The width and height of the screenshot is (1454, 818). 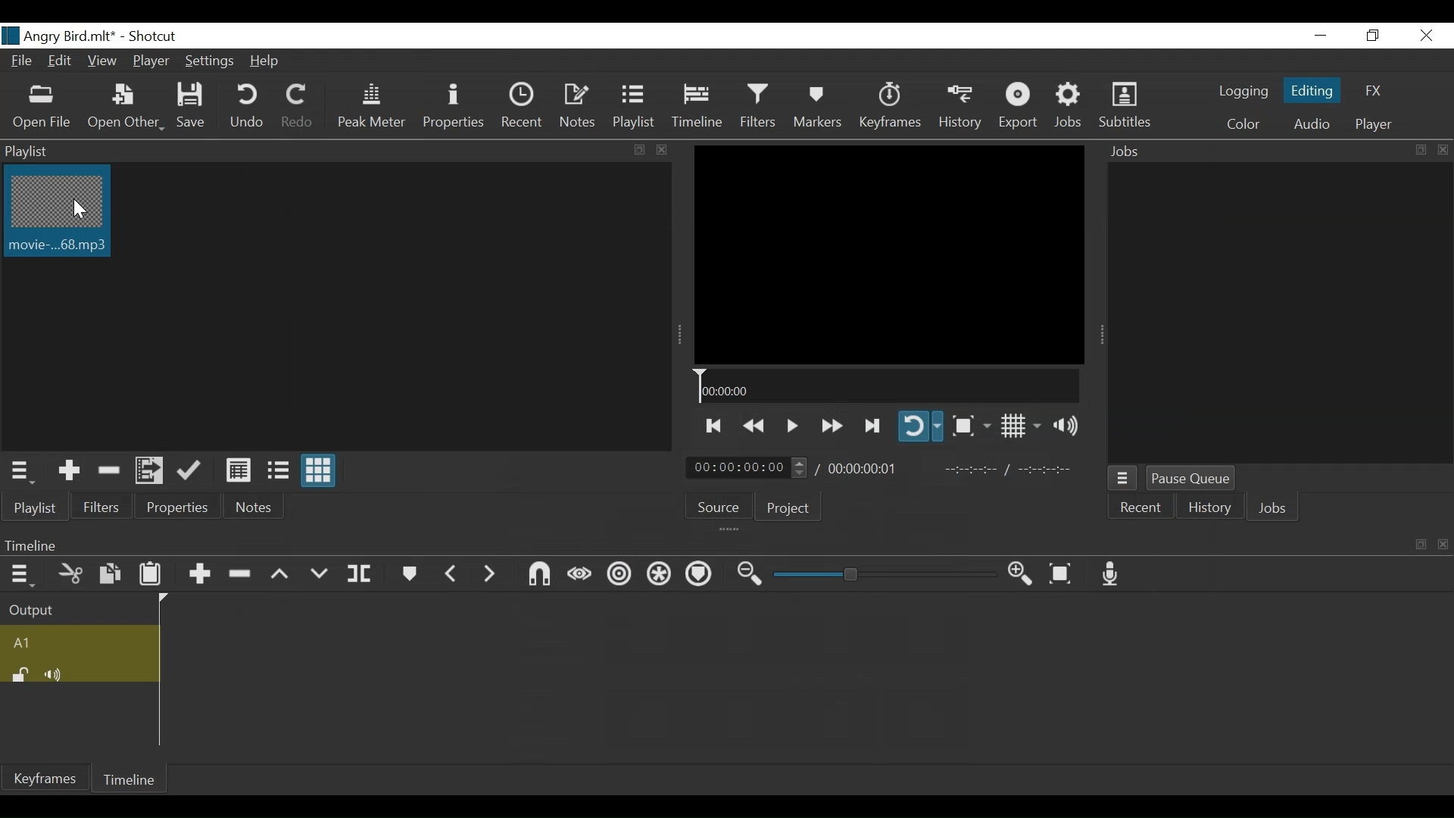 I want to click on Jobs Panel, so click(x=1276, y=311).